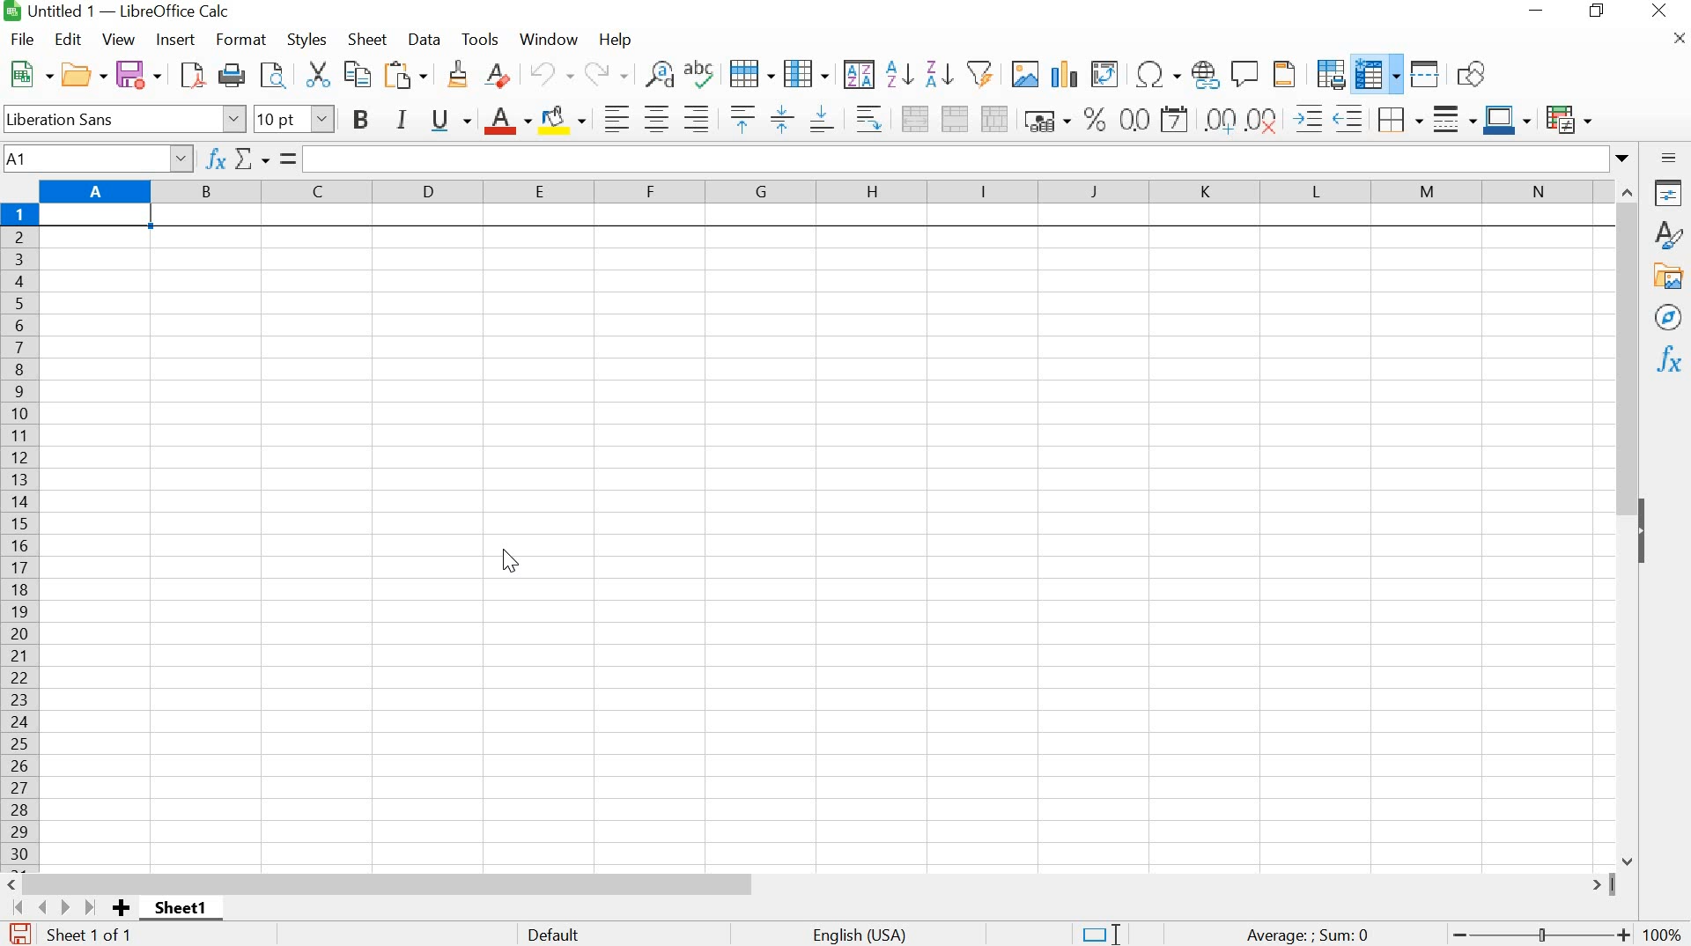 The width and height of the screenshot is (1691, 946). What do you see at coordinates (21, 39) in the screenshot?
I see `FILE` at bounding box center [21, 39].